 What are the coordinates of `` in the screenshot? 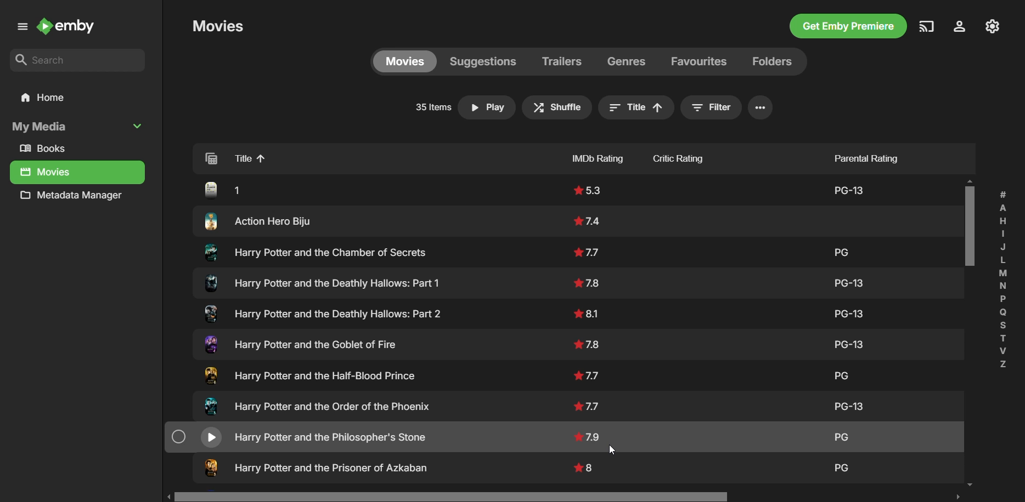 It's located at (305, 252).